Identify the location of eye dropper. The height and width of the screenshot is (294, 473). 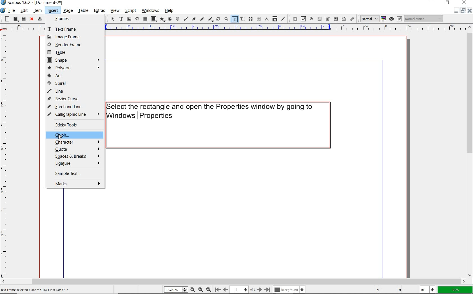
(283, 19).